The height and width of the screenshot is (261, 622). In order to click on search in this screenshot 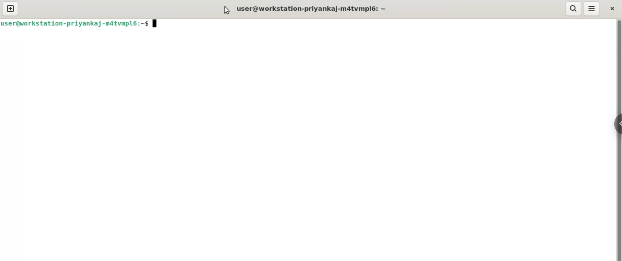, I will do `click(573, 8)`.